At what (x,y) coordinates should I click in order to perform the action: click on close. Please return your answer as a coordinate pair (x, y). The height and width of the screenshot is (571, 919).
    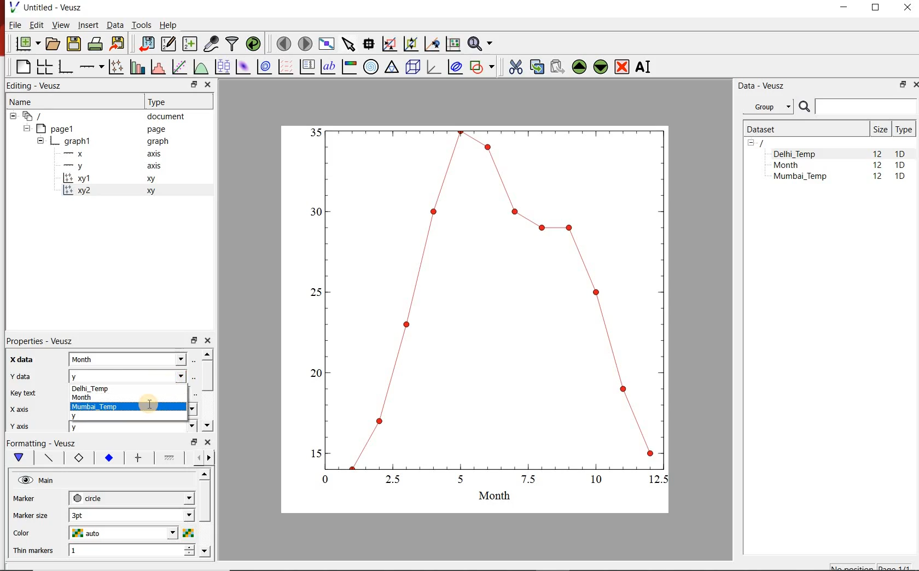
    Looking at the image, I should click on (207, 85).